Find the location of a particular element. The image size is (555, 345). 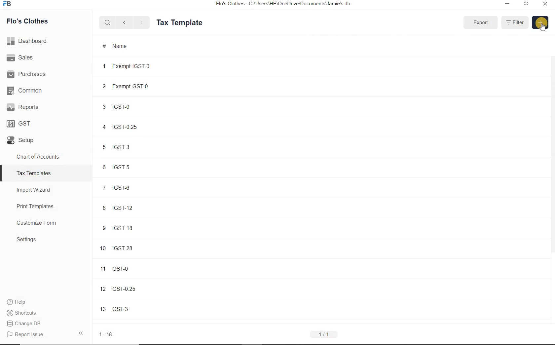

Flo's Clothes - C:\Users\HP\OneDrive\Documents\Jamie's db is located at coordinates (283, 4).